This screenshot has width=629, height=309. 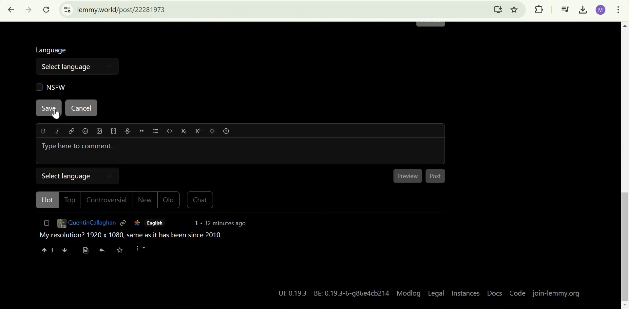 I want to click on instances, so click(x=466, y=294).